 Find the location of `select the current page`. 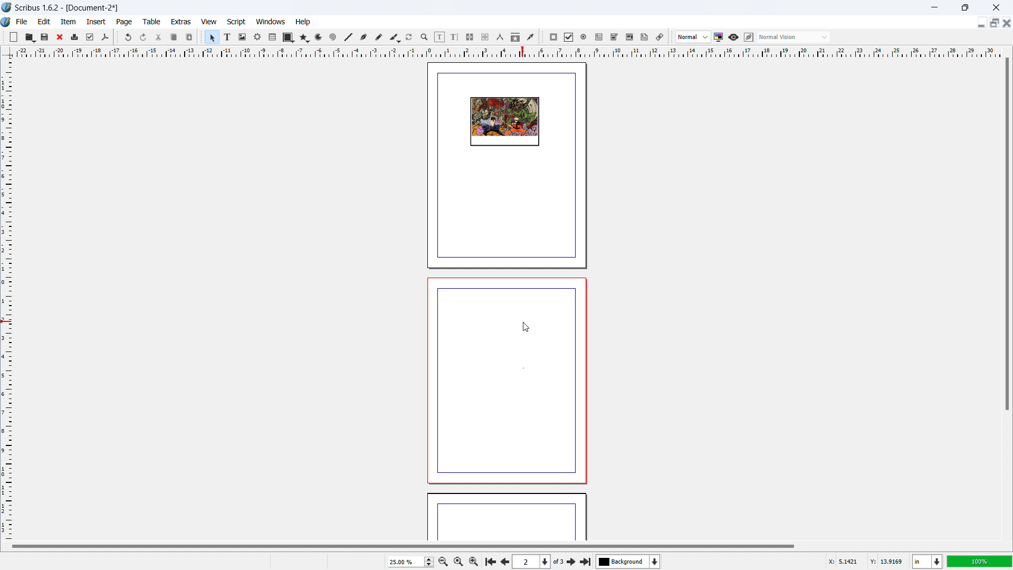

select the current page is located at coordinates (531, 562).